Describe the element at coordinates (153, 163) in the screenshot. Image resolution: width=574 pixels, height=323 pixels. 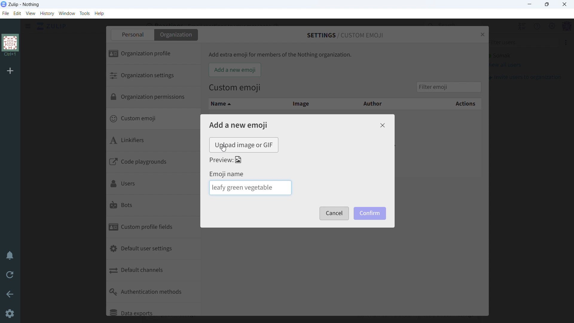
I see `code playgrounds` at that location.